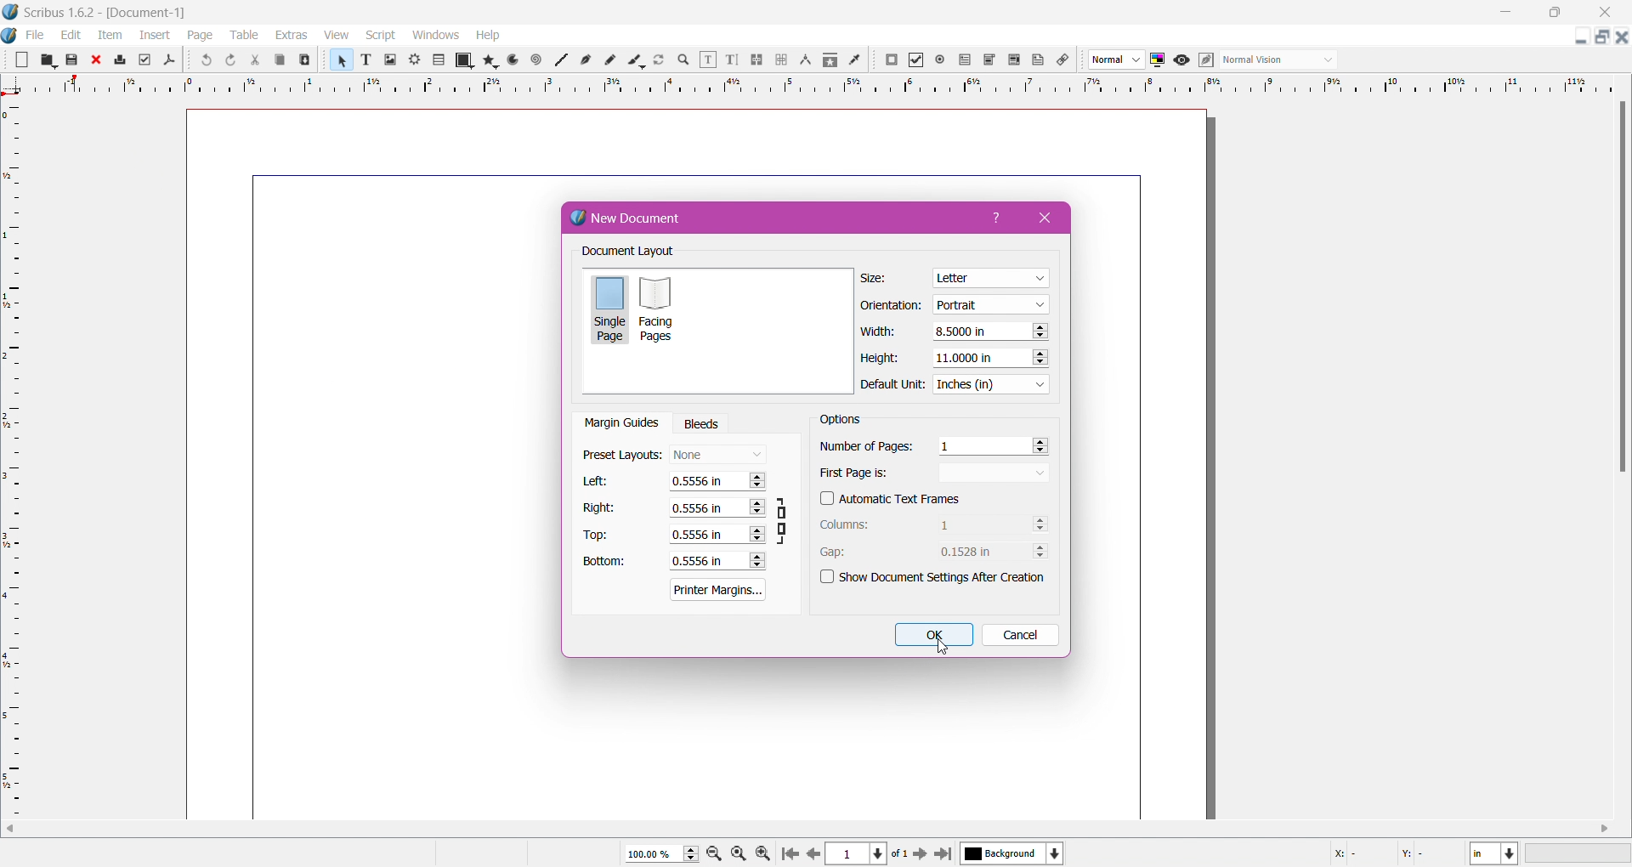 The height and width of the screenshot is (867, 1632). What do you see at coordinates (878, 358) in the screenshot?
I see `height` at bounding box center [878, 358].